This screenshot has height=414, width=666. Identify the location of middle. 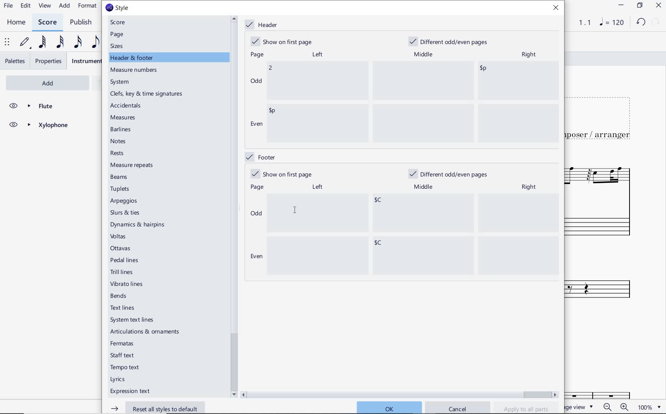
(424, 53).